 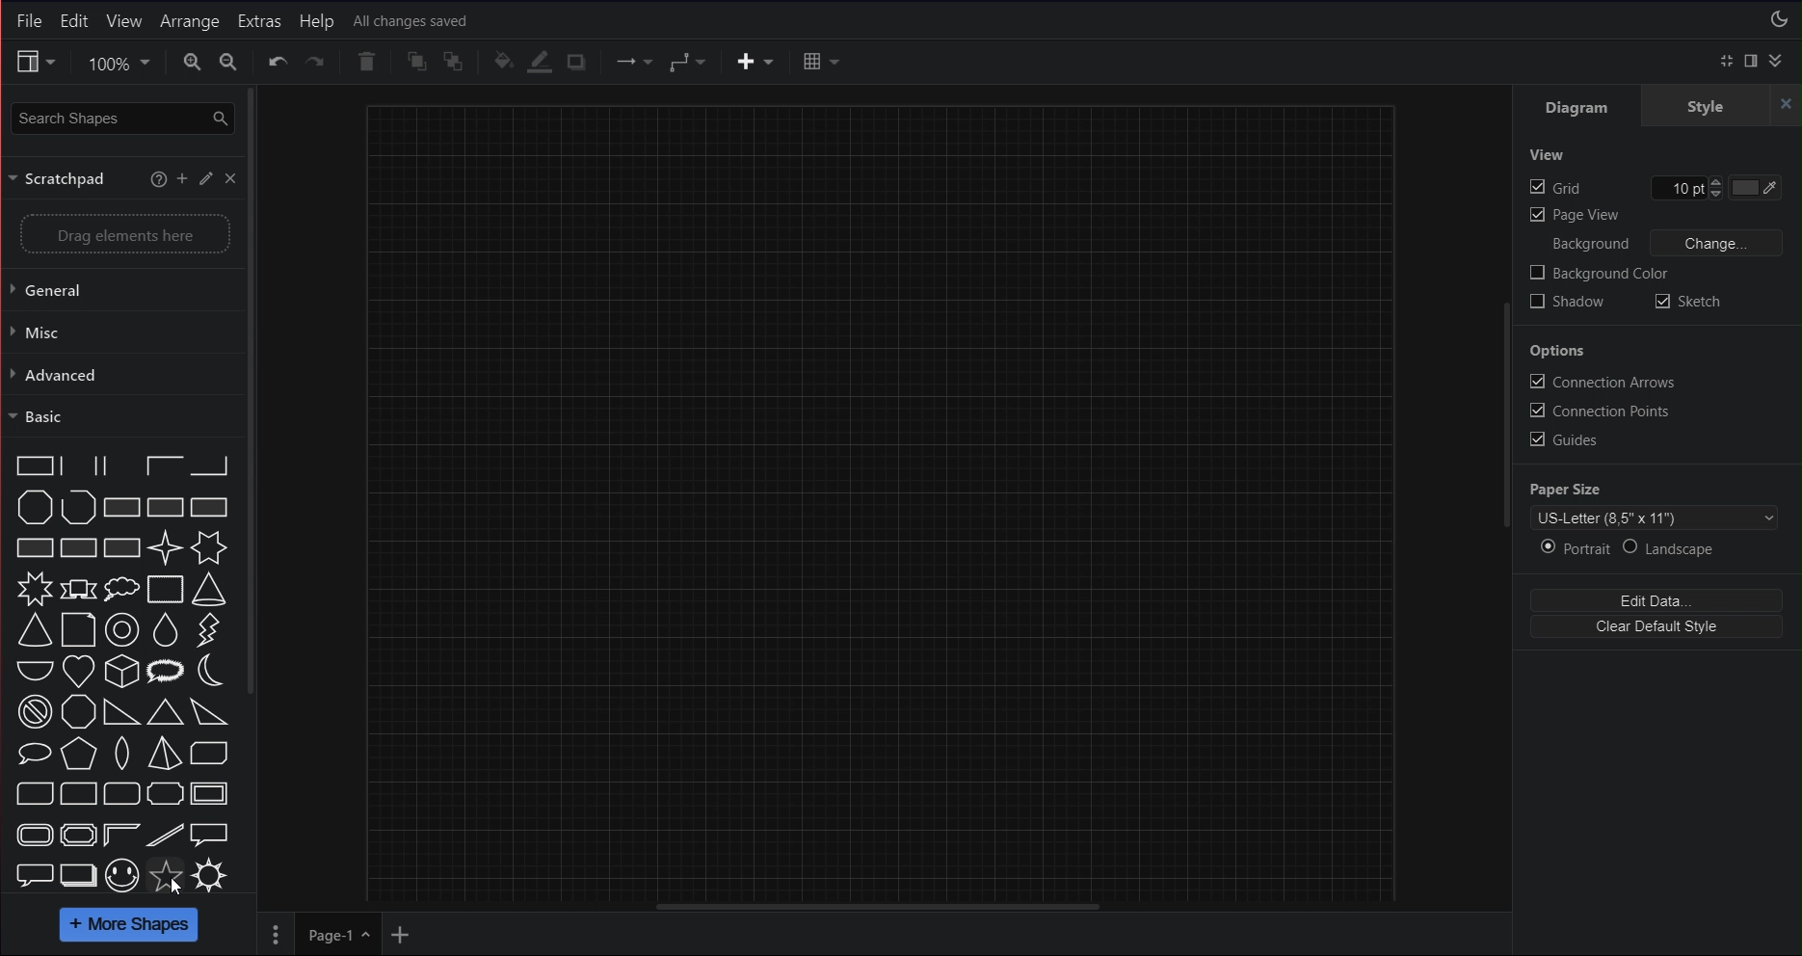 I want to click on To Front, so click(x=415, y=62).